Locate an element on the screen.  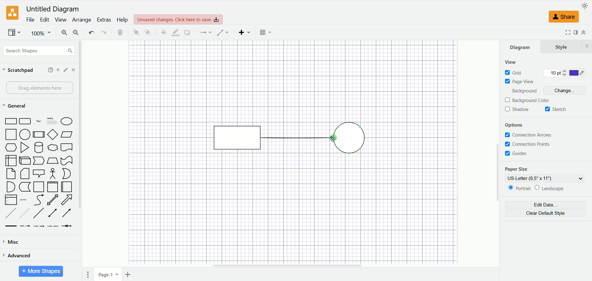
portrait is located at coordinates (518, 189).